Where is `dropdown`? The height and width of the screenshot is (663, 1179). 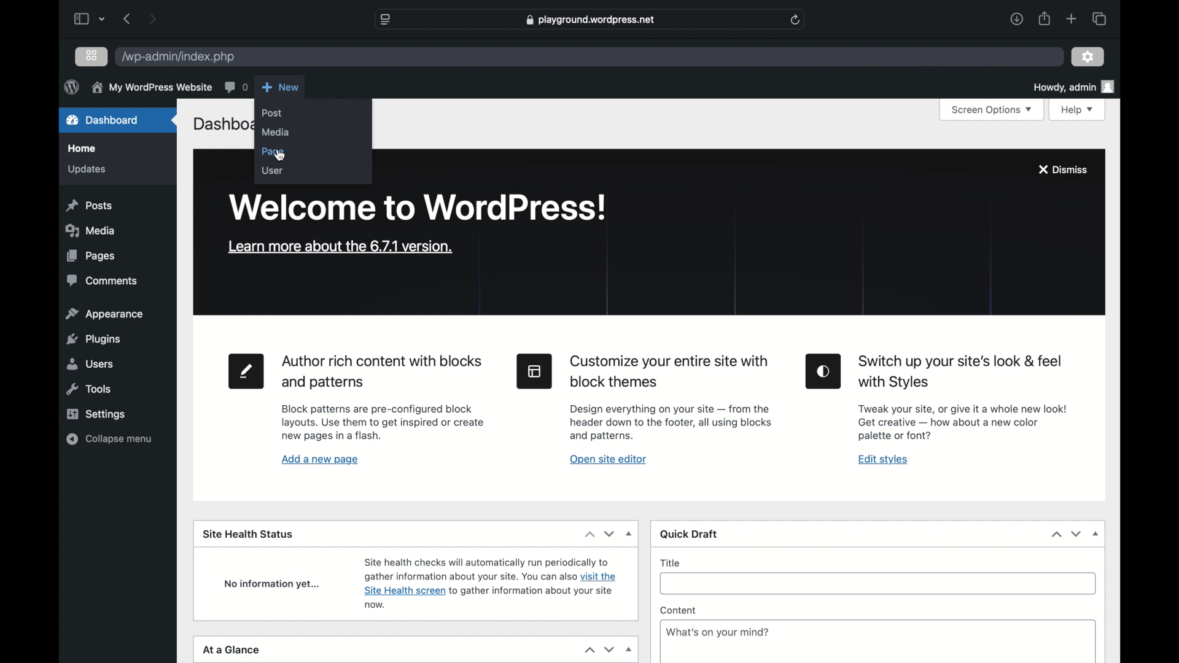
dropdown is located at coordinates (1097, 533).